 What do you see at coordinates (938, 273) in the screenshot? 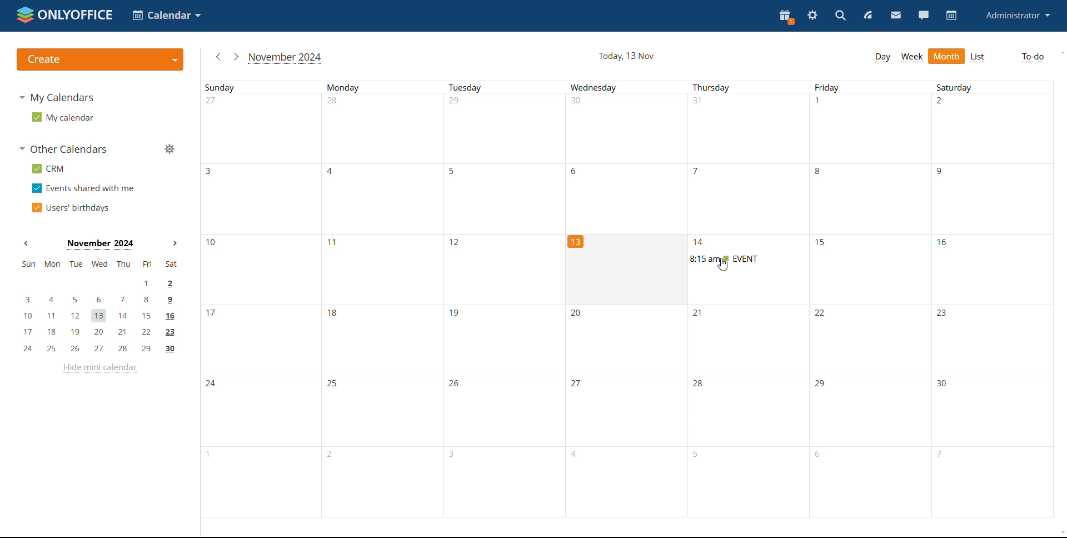
I see `unallocated time slots for 15-16 november` at bounding box center [938, 273].